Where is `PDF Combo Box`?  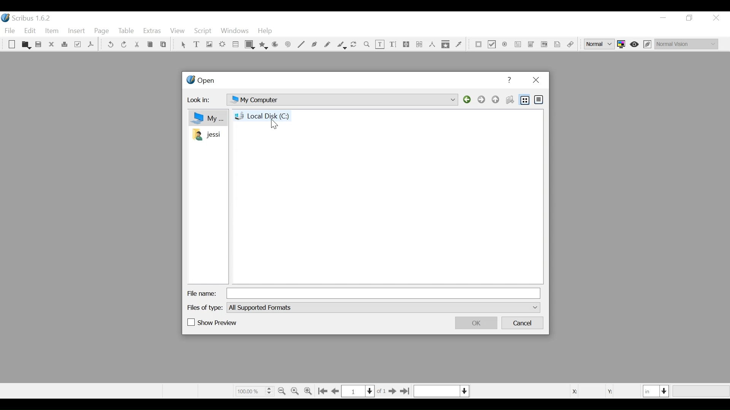 PDF Combo Box is located at coordinates (518, 45).